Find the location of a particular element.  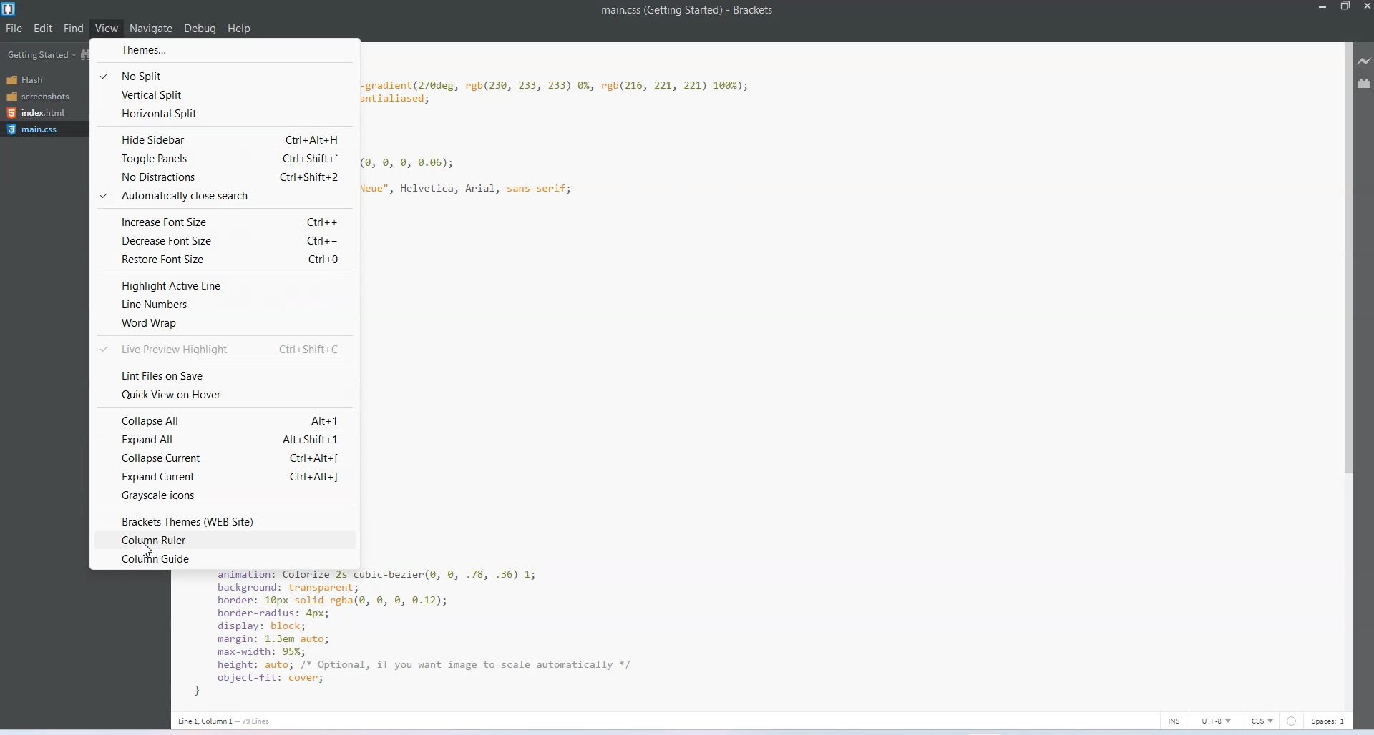

Close is located at coordinates (1365, 6).